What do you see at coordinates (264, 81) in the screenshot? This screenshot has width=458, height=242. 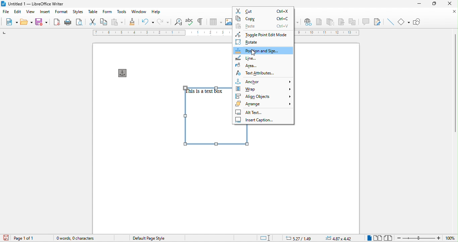 I see `anchor` at bounding box center [264, 81].